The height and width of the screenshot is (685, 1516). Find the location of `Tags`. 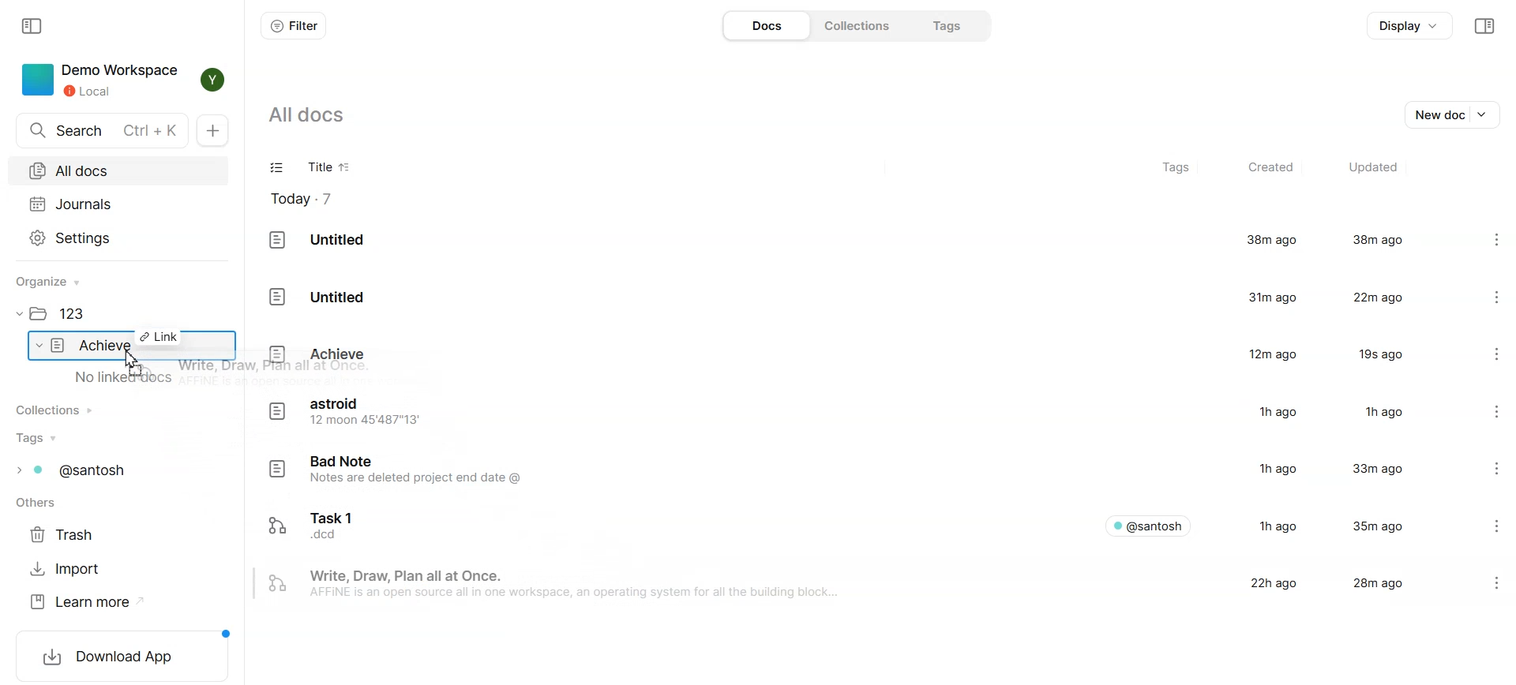

Tags is located at coordinates (39, 438).